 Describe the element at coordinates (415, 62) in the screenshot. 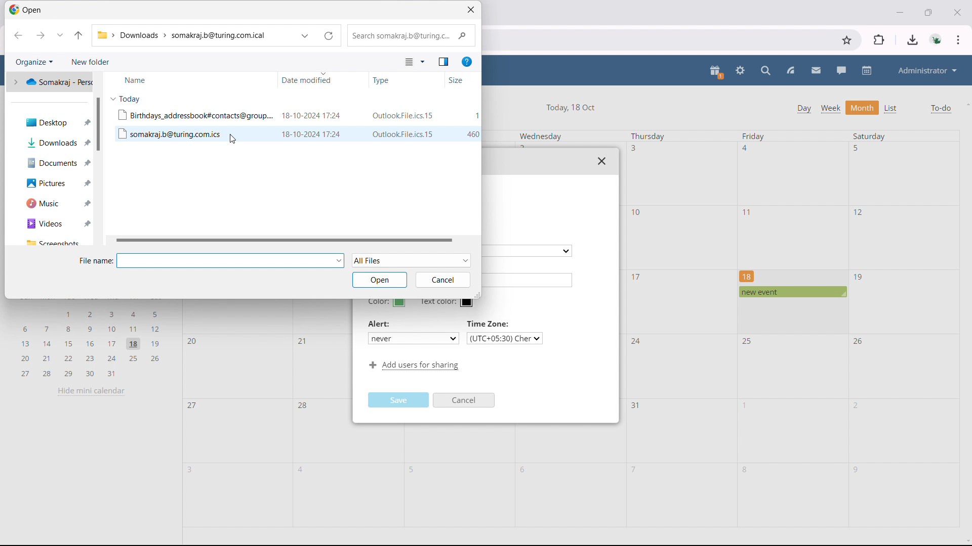

I see `change view` at that location.